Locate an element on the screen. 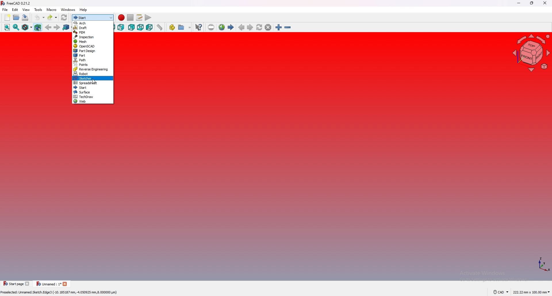 Image resolution: width=552 pixels, height=296 pixels. tab 2 is located at coordinates (52, 284).